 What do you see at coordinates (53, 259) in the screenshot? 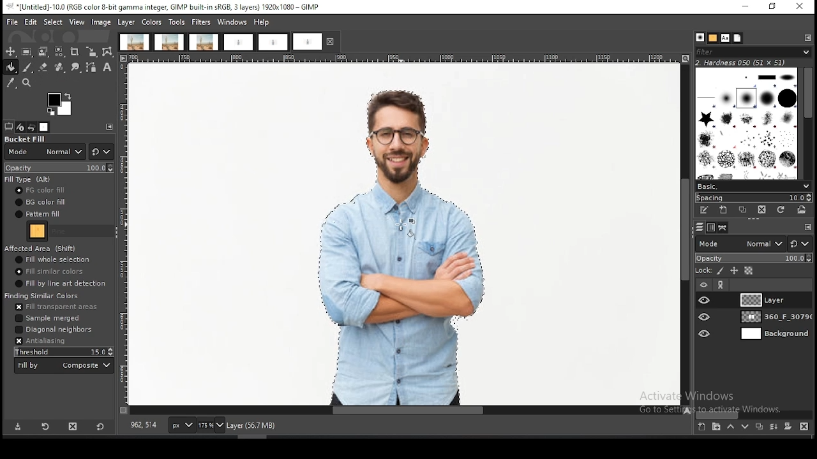
I see `fill whole selection` at bounding box center [53, 259].